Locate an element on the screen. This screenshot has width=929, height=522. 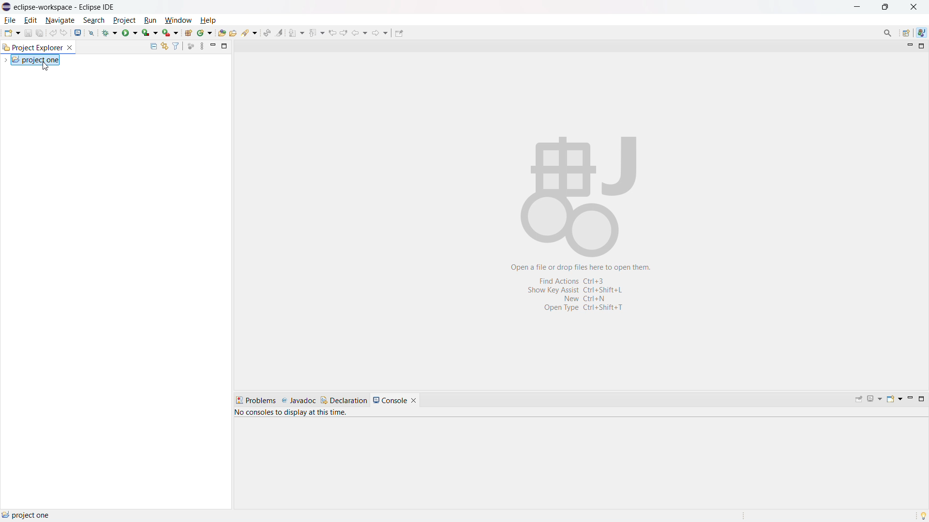
maximize is located at coordinates (225, 45).